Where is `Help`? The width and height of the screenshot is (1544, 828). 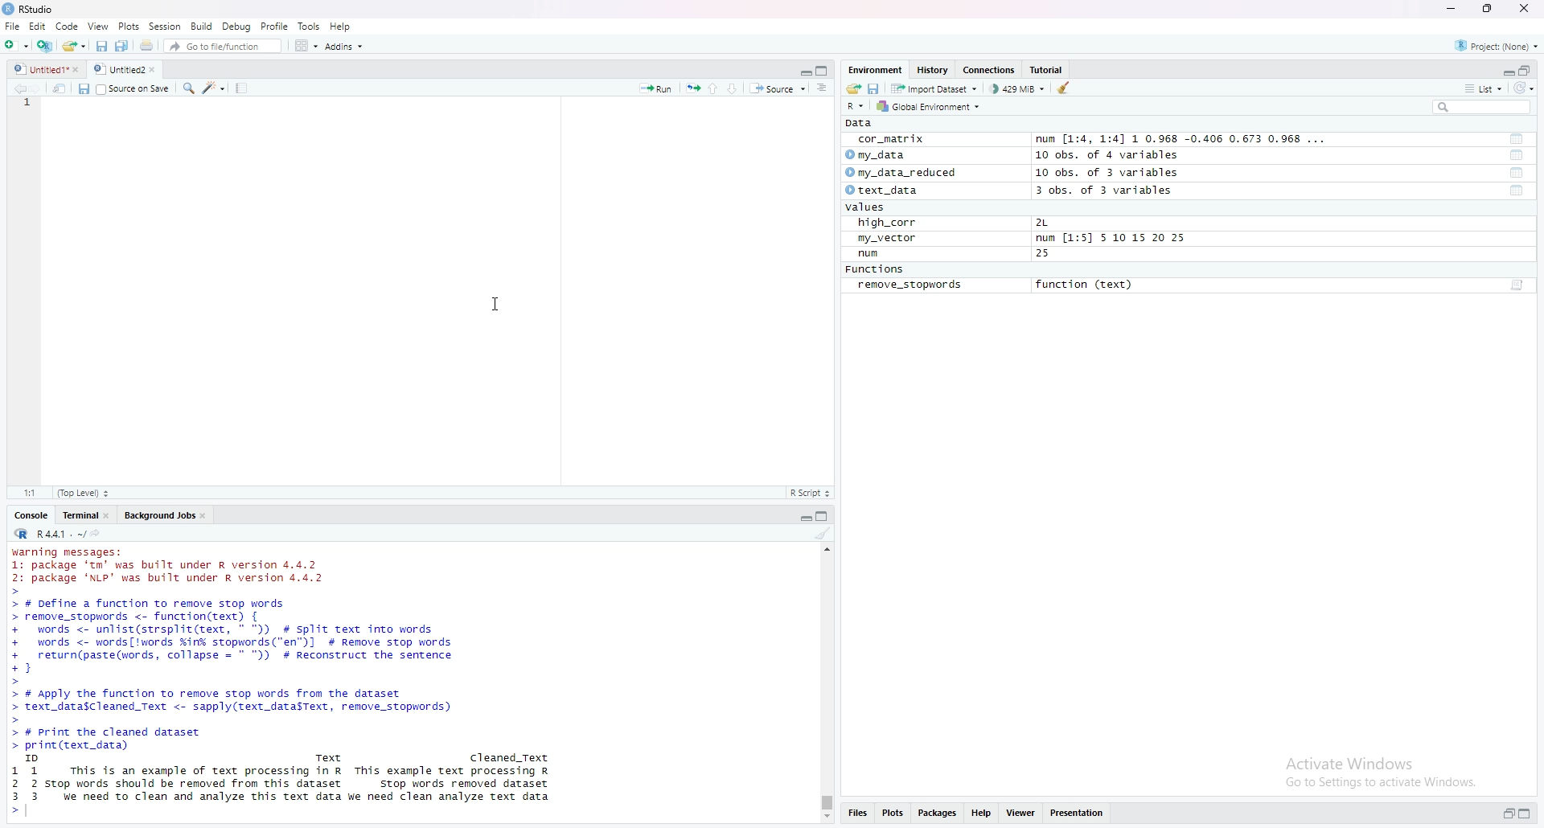
Help is located at coordinates (982, 814).